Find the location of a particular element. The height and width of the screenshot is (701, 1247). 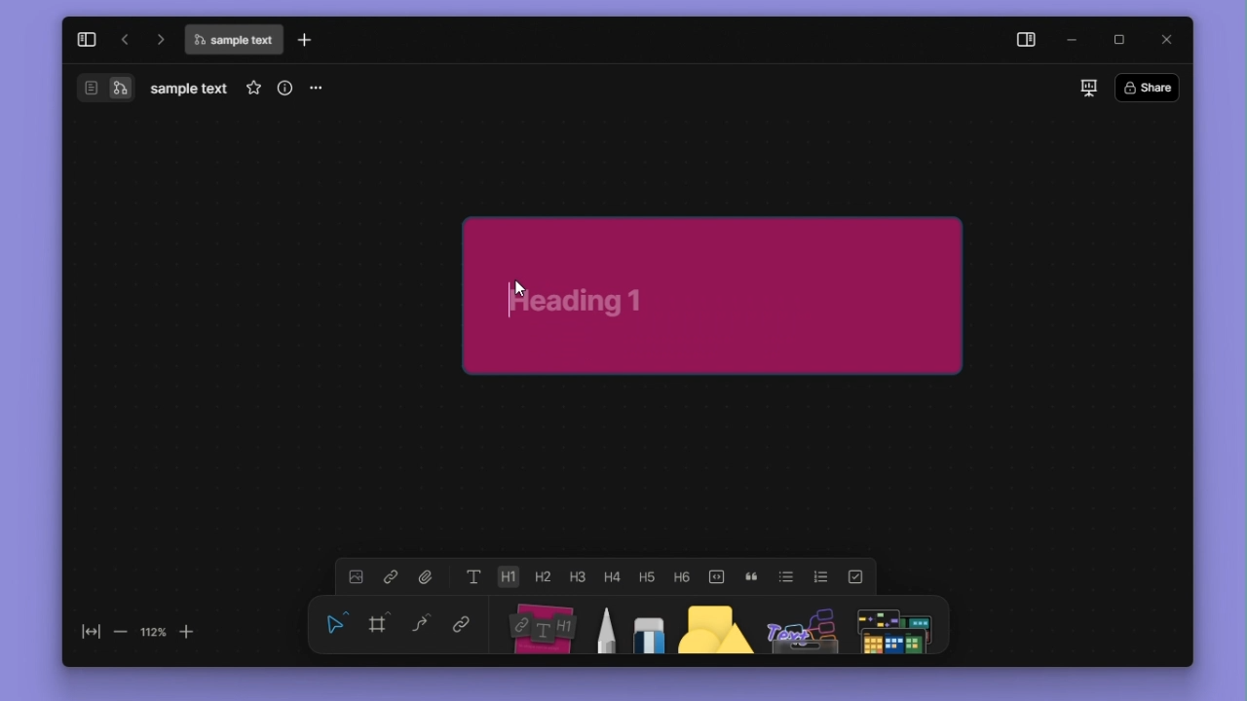

more is located at coordinates (314, 90).